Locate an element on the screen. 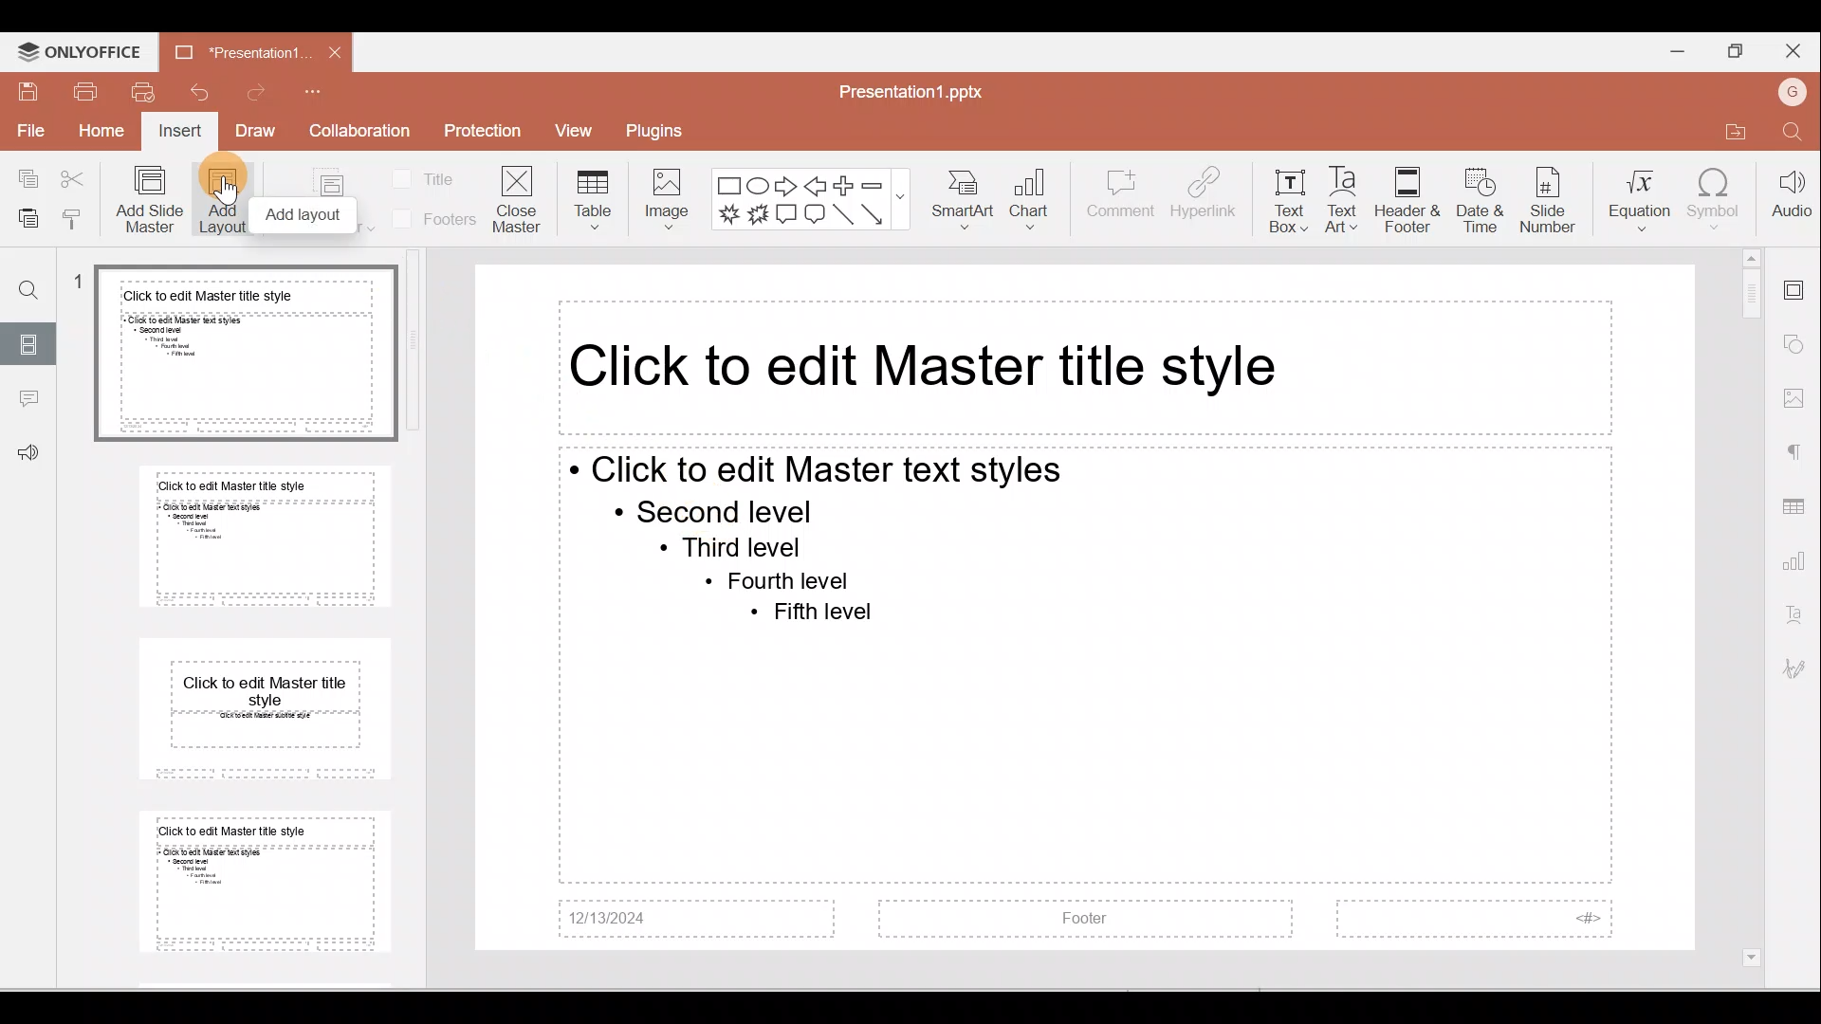 This screenshot has height=1024, width=1821. Text Art settings is located at coordinates (1797, 616).